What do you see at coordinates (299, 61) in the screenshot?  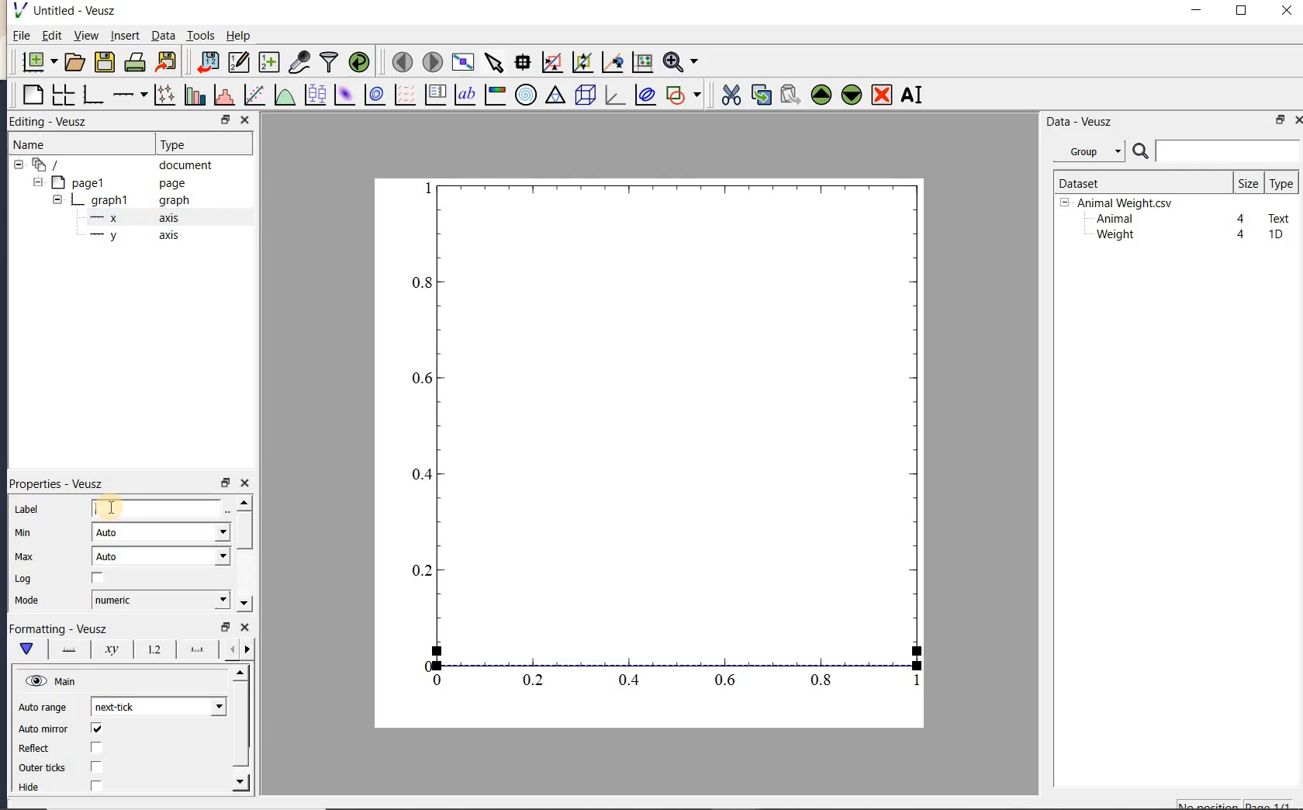 I see `capture remote data` at bounding box center [299, 61].